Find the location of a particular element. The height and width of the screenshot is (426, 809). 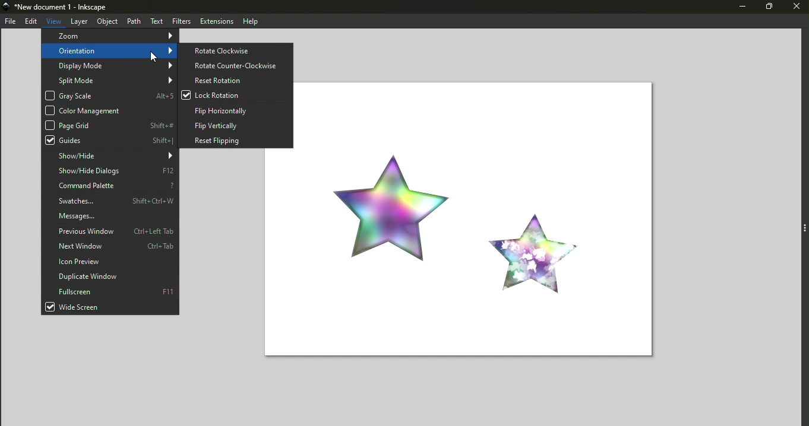

Duplicate window is located at coordinates (111, 276).